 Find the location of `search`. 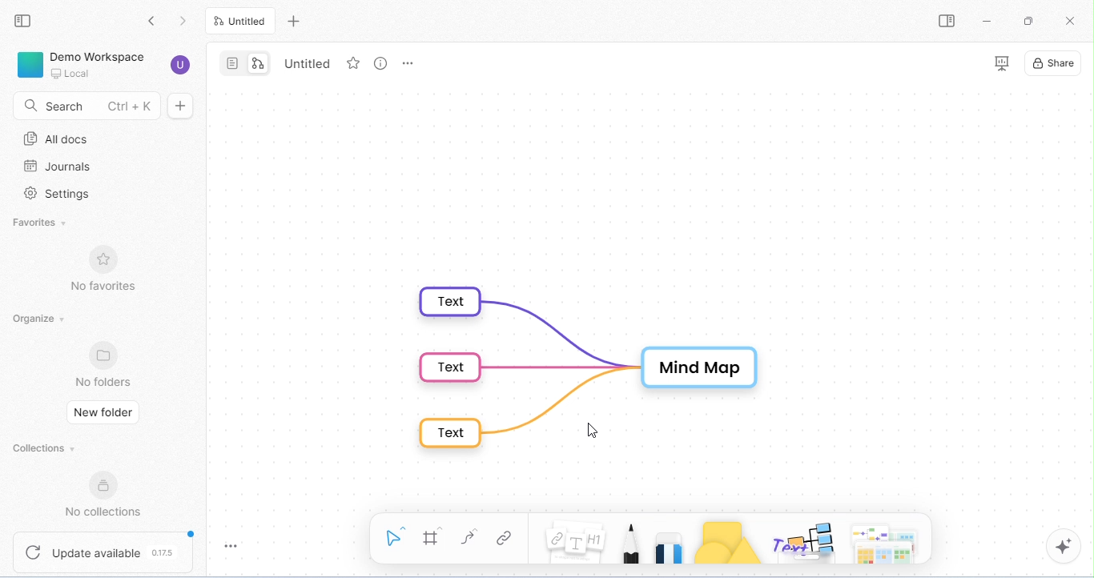

search is located at coordinates (83, 104).